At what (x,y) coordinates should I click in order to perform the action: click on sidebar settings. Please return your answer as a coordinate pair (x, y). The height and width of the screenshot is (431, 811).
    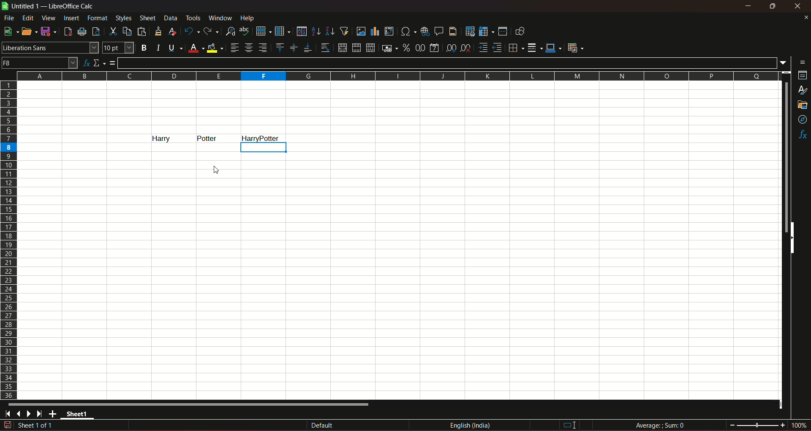
    Looking at the image, I should click on (803, 62).